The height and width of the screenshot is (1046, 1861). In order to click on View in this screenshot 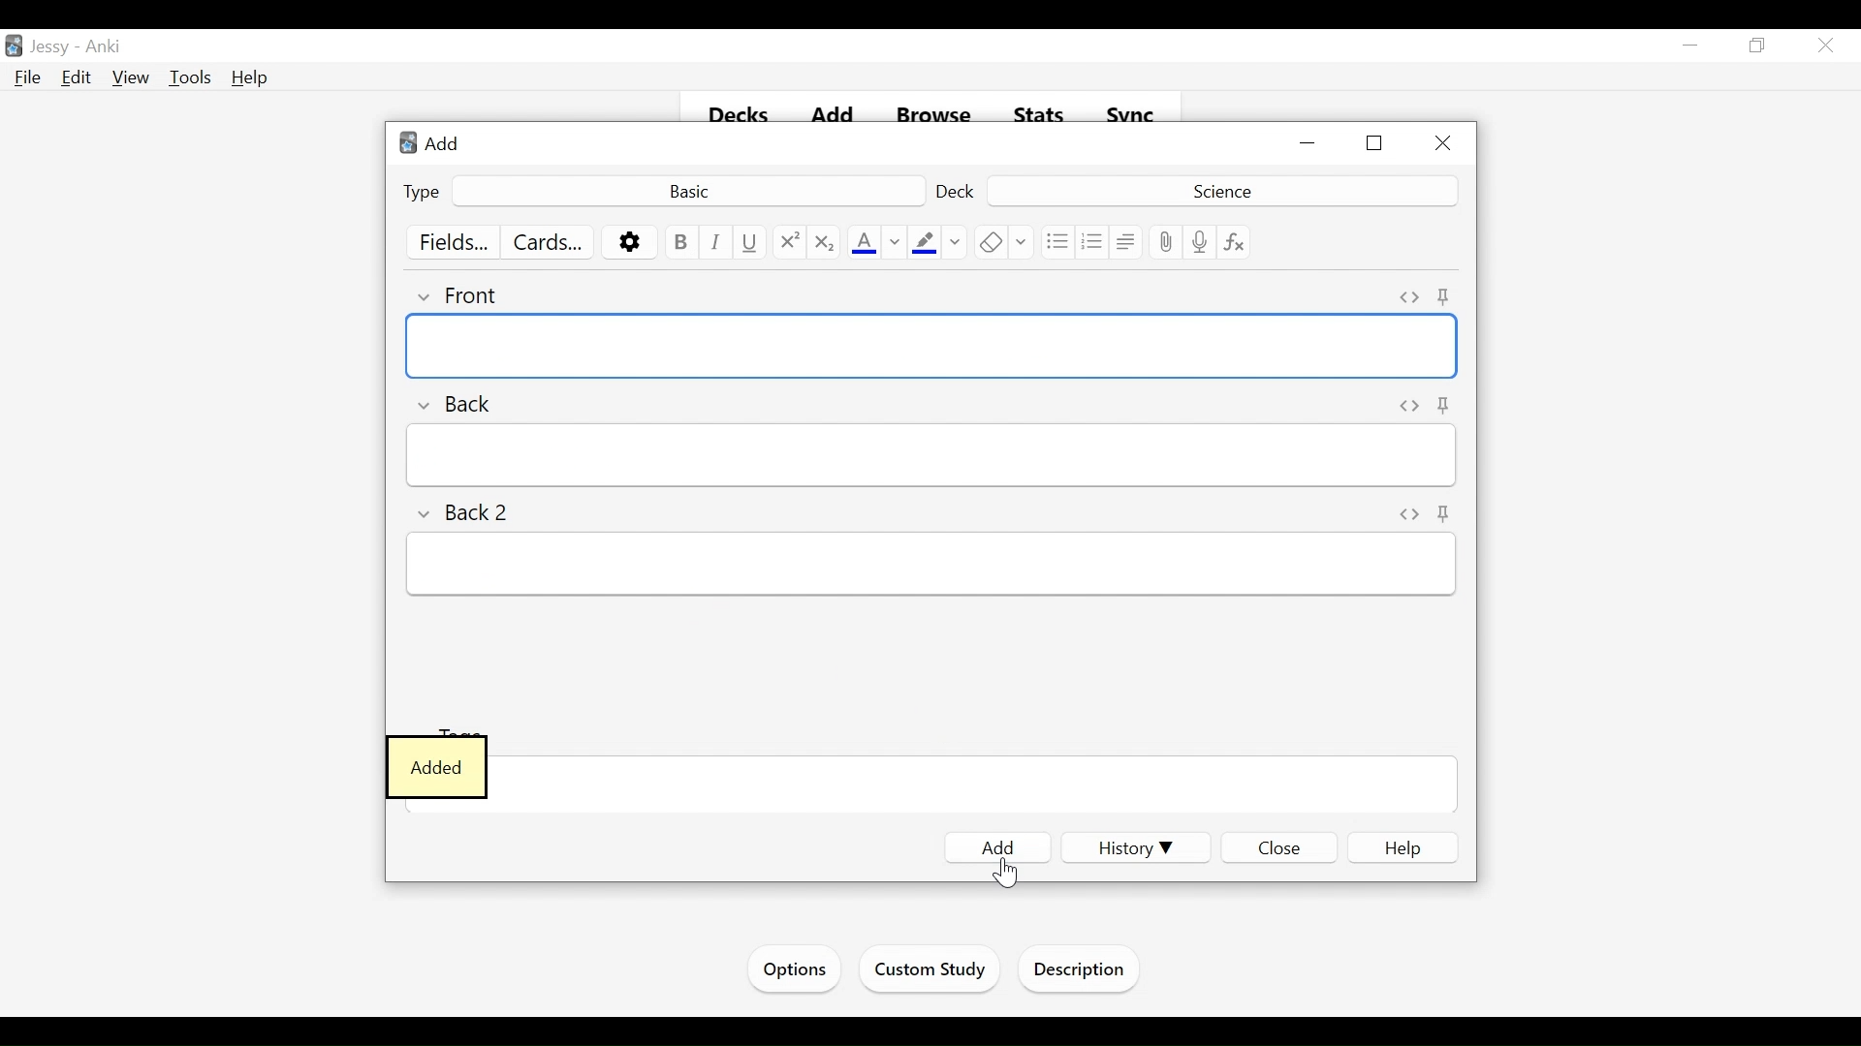, I will do `click(132, 78)`.